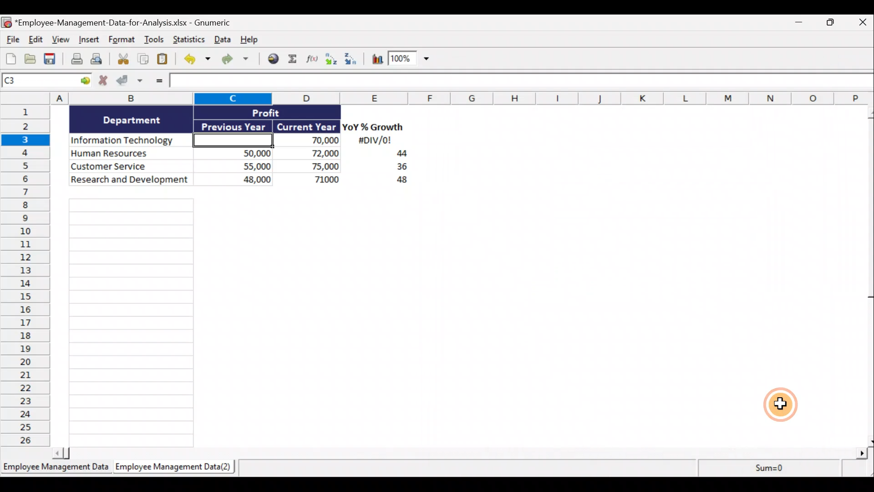 This screenshot has height=492, width=874. I want to click on Paste clipboard, so click(165, 59).